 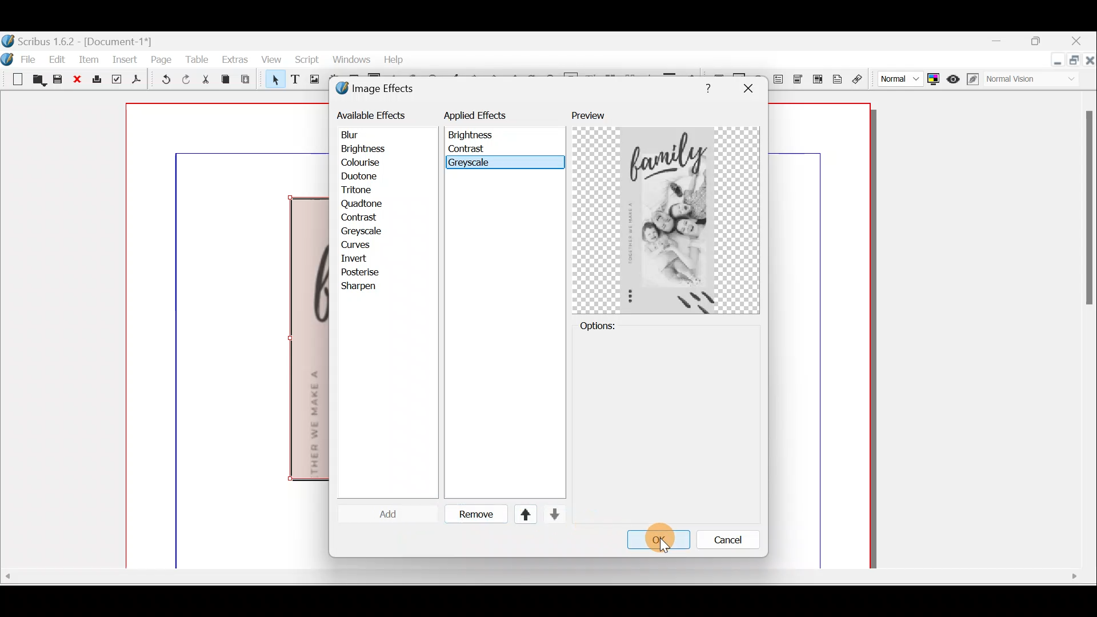 I want to click on PDF text field, so click(x=780, y=83).